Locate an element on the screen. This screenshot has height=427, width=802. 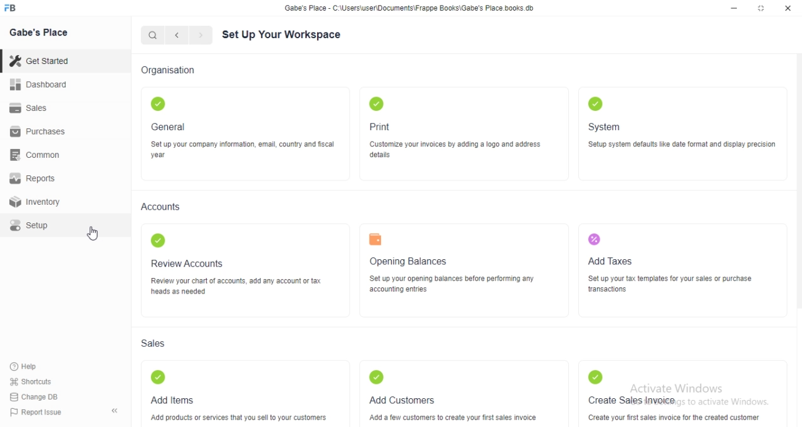
Cursor is located at coordinates (99, 234).